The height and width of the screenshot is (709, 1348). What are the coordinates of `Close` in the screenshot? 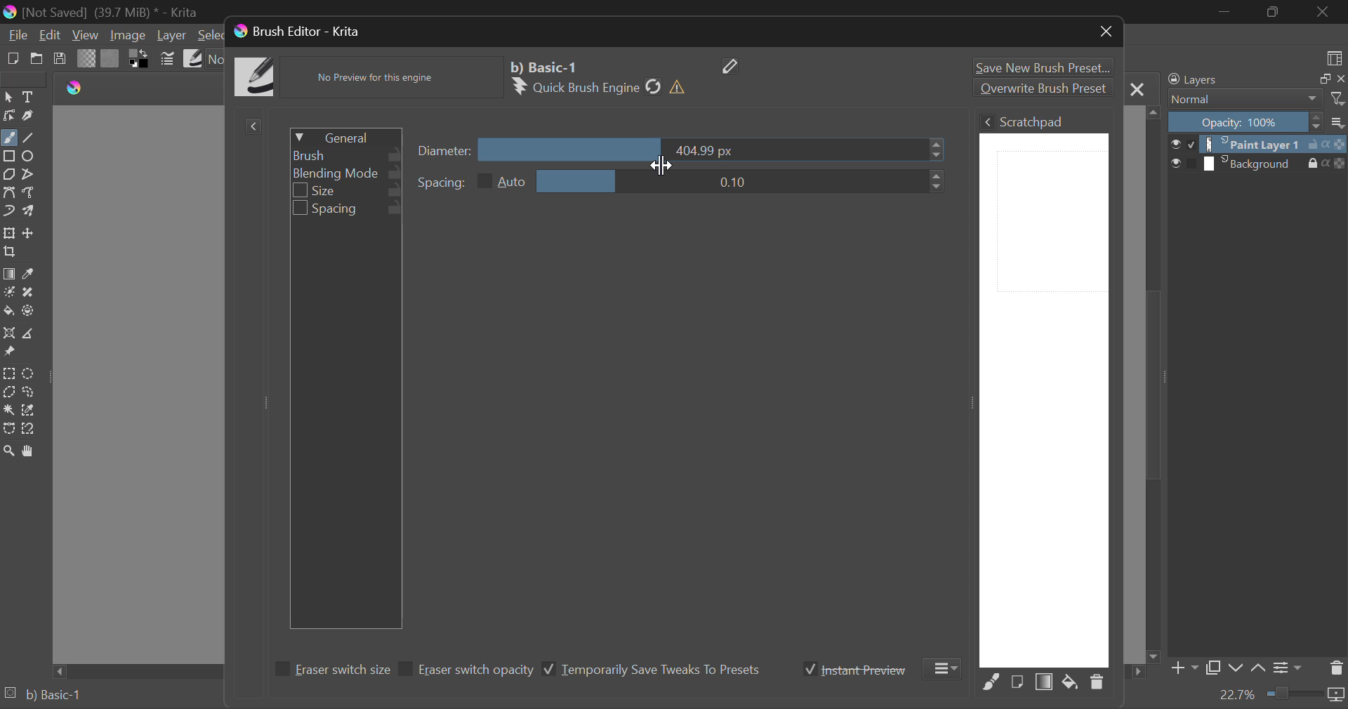 It's located at (1137, 88).